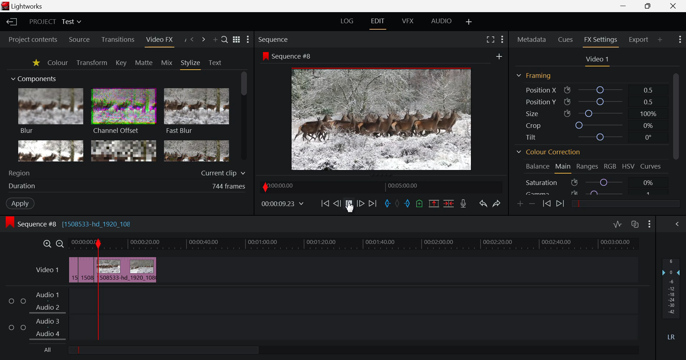 This screenshot has height=360, width=686. Describe the element at coordinates (361, 204) in the screenshot. I see `Go Forward` at that location.